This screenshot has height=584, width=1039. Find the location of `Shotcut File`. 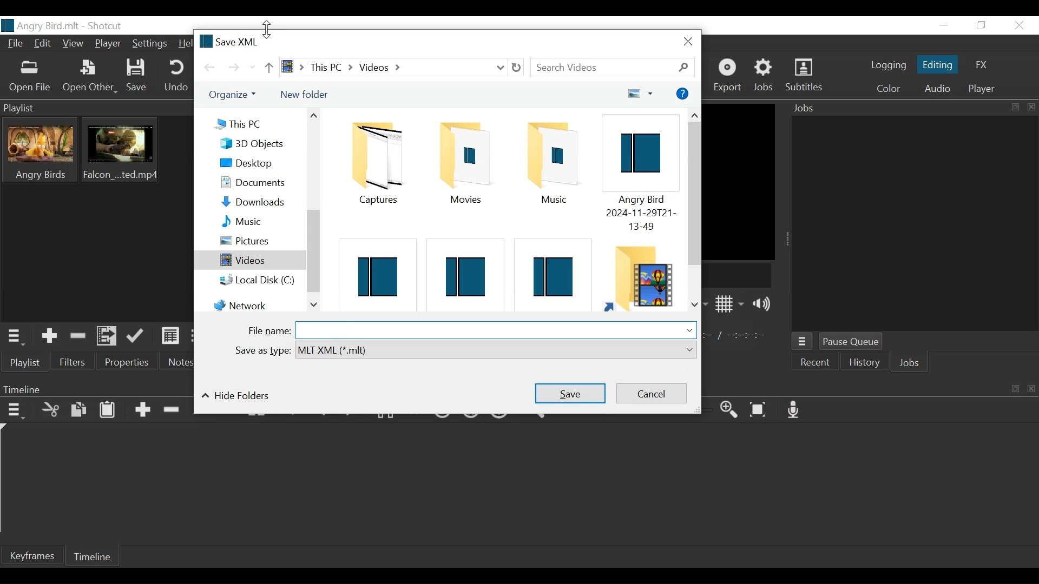

Shotcut File is located at coordinates (550, 270).